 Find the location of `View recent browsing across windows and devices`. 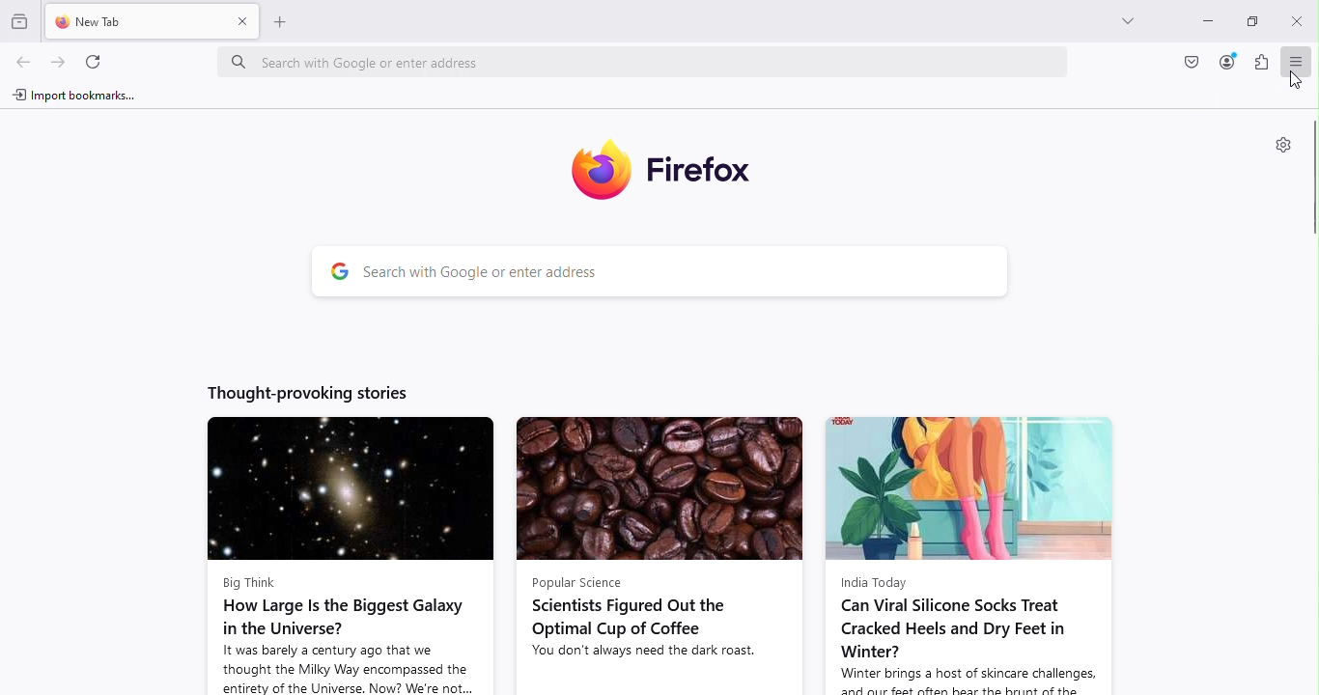

View recent browsing across windows and devices is located at coordinates (20, 23).